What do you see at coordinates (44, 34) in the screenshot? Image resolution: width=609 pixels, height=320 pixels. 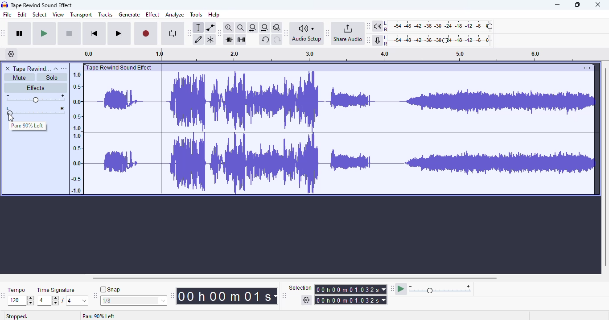 I see `play` at bounding box center [44, 34].